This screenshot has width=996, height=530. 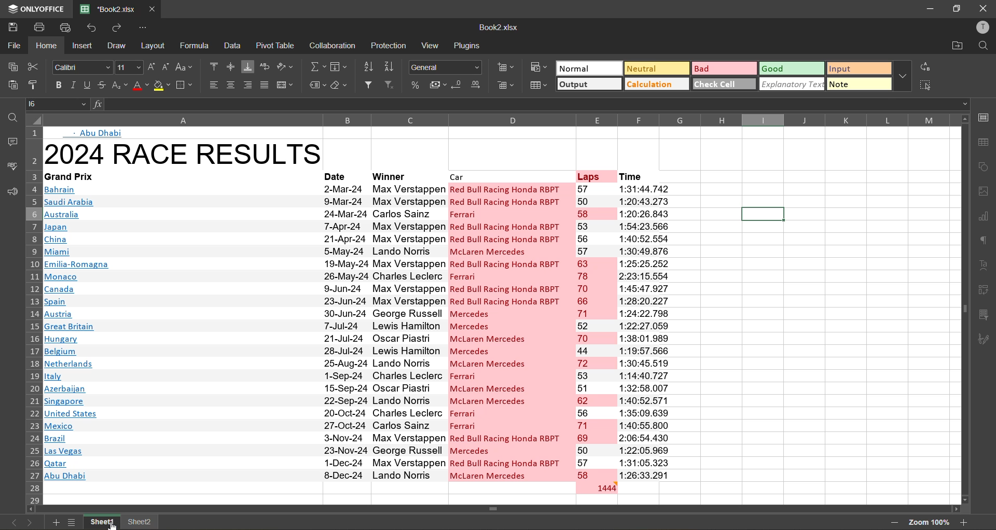 What do you see at coordinates (506, 68) in the screenshot?
I see `insert cells` at bounding box center [506, 68].